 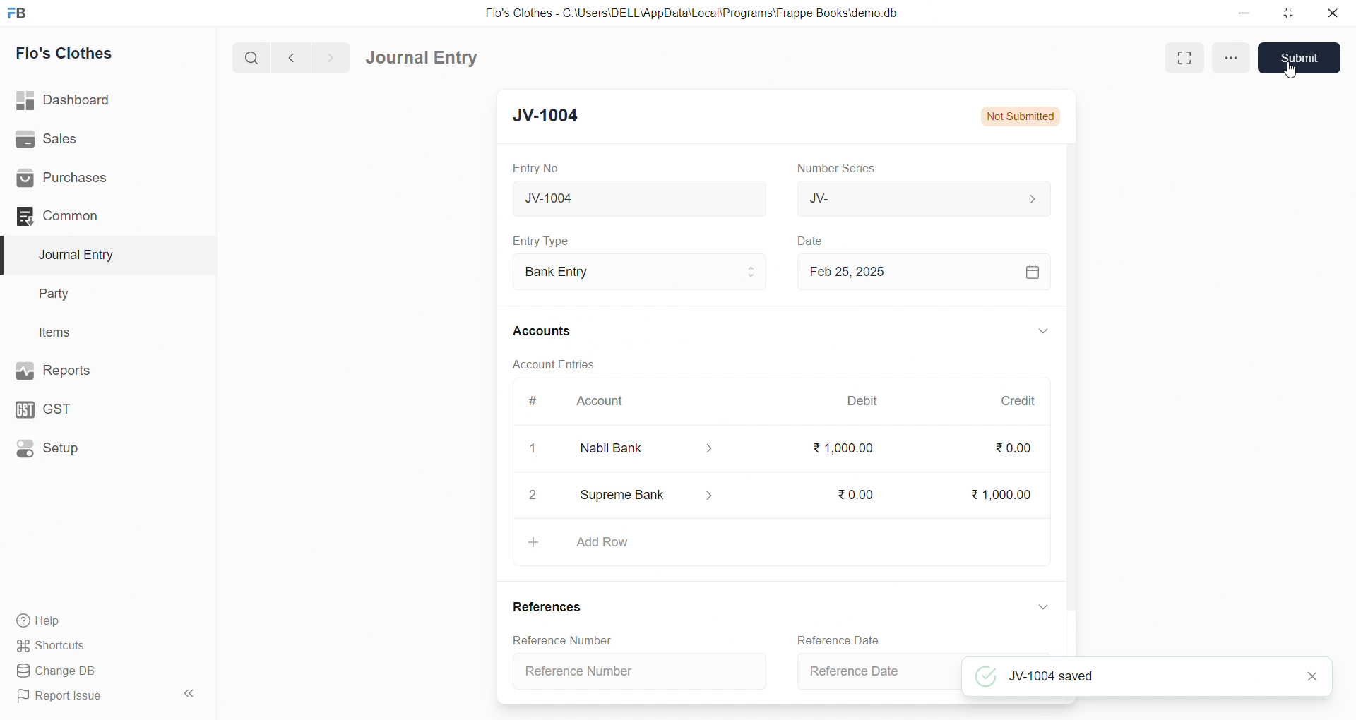 What do you see at coordinates (812, 241) in the screenshot?
I see `Date` at bounding box center [812, 241].